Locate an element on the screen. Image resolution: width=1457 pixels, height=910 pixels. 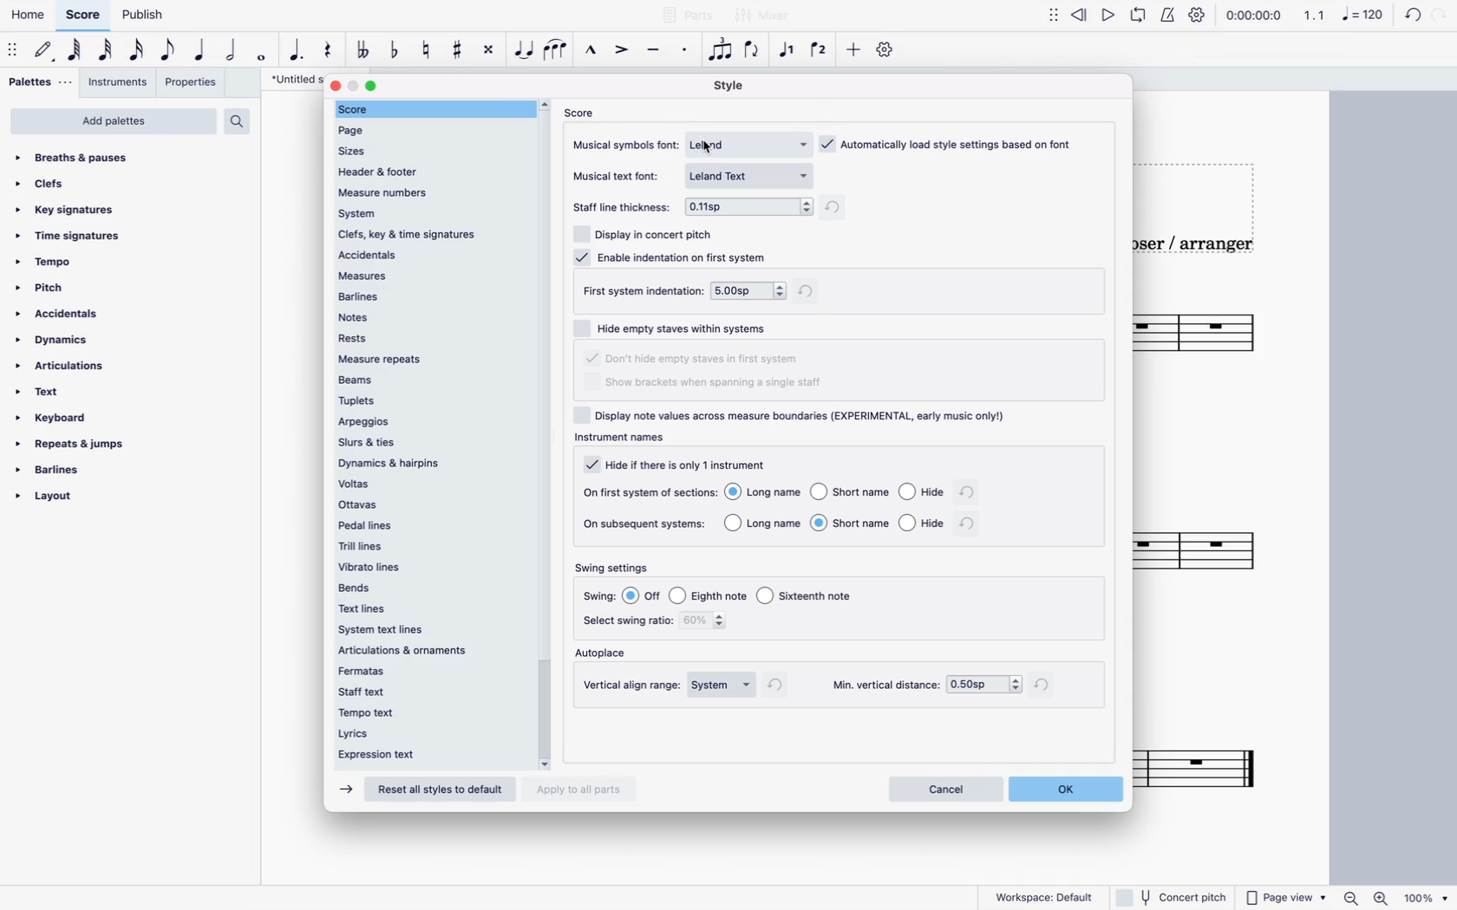
Zoom in/out is located at coordinates (1363, 898).